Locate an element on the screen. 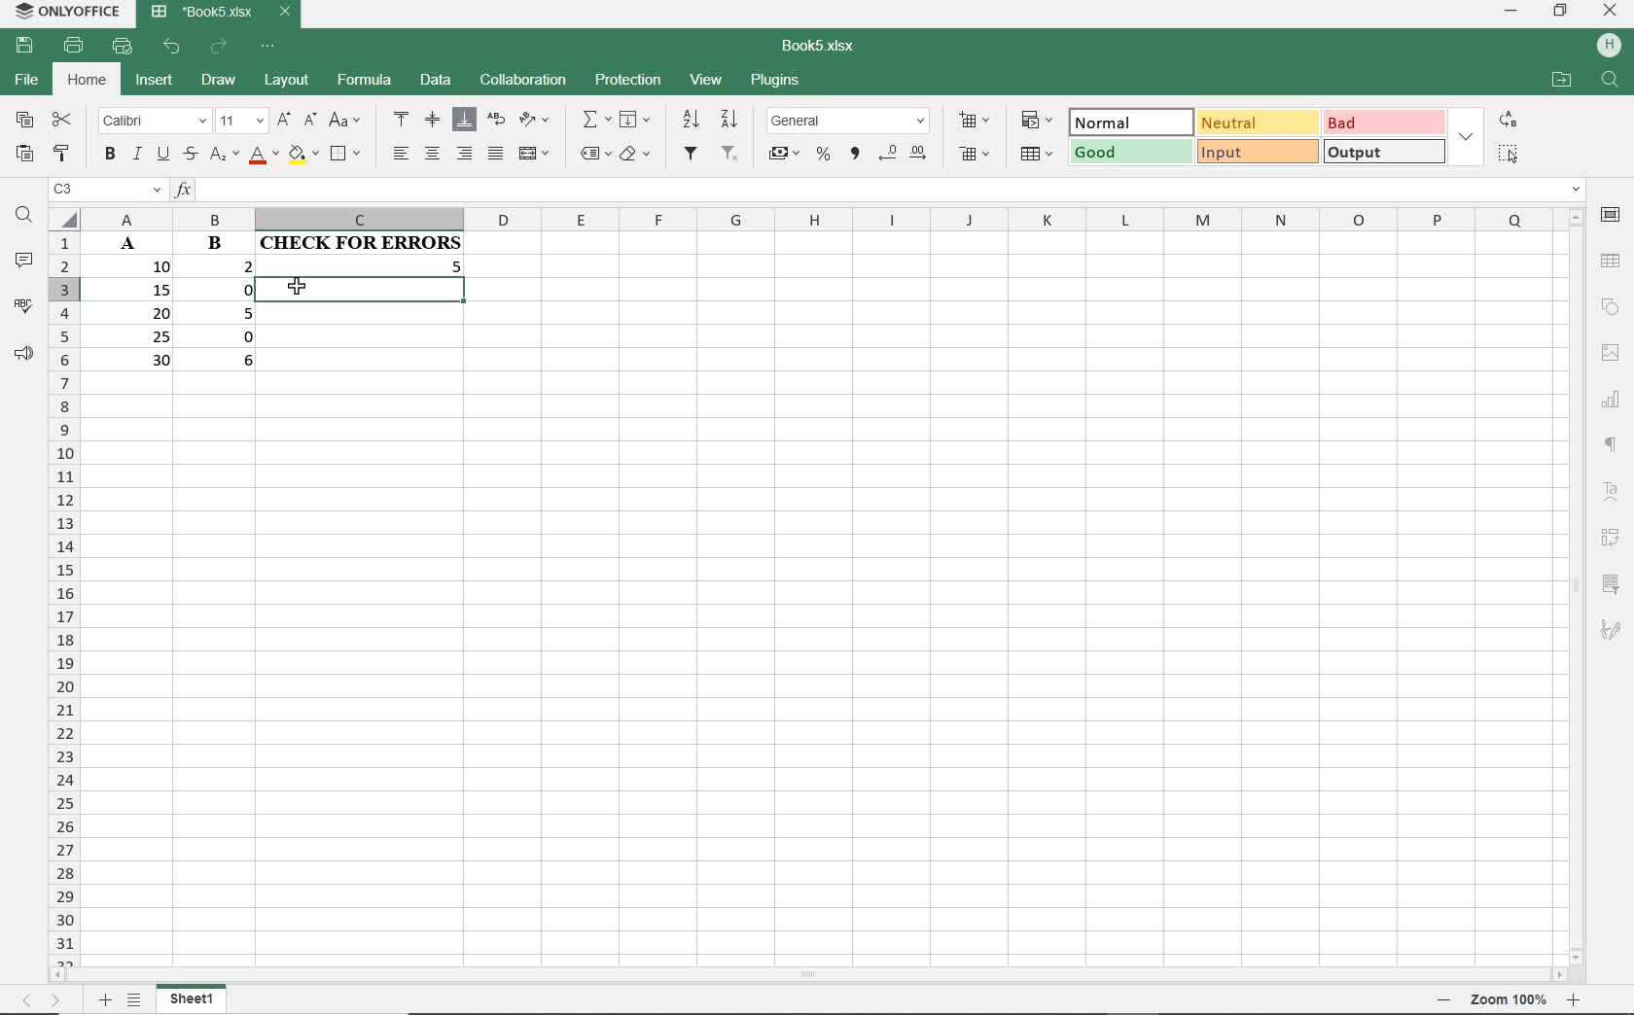  INCREMENT OR DECREMENT FONT SIZE is located at coordinates (296, 122).